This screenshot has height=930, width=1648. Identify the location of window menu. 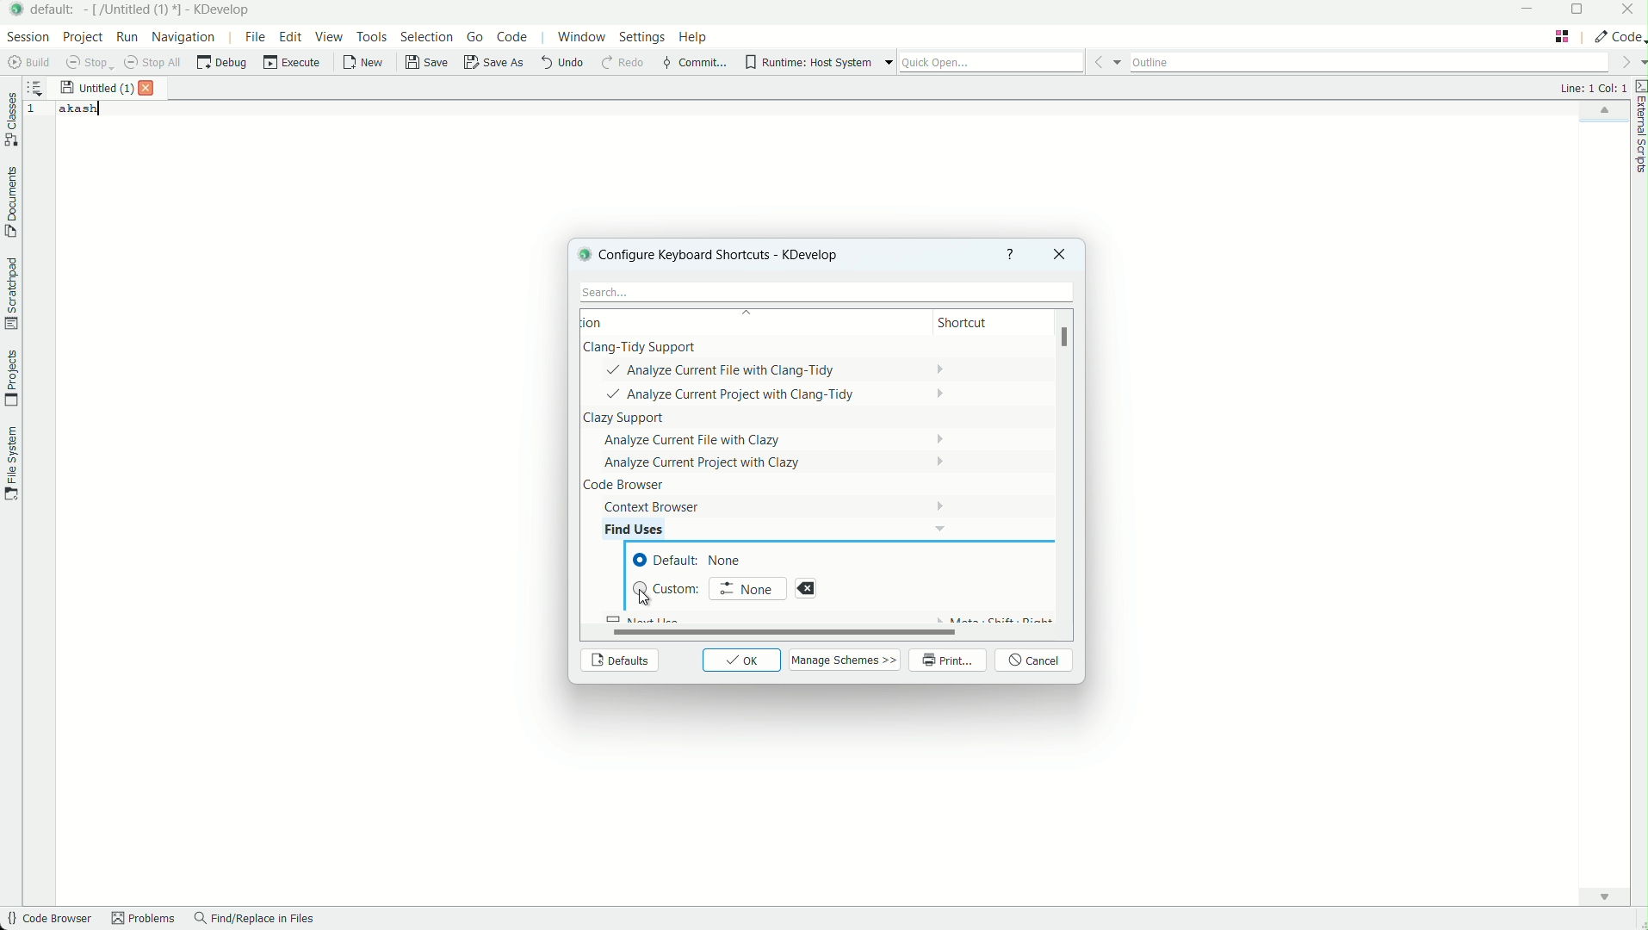
(581, 40).